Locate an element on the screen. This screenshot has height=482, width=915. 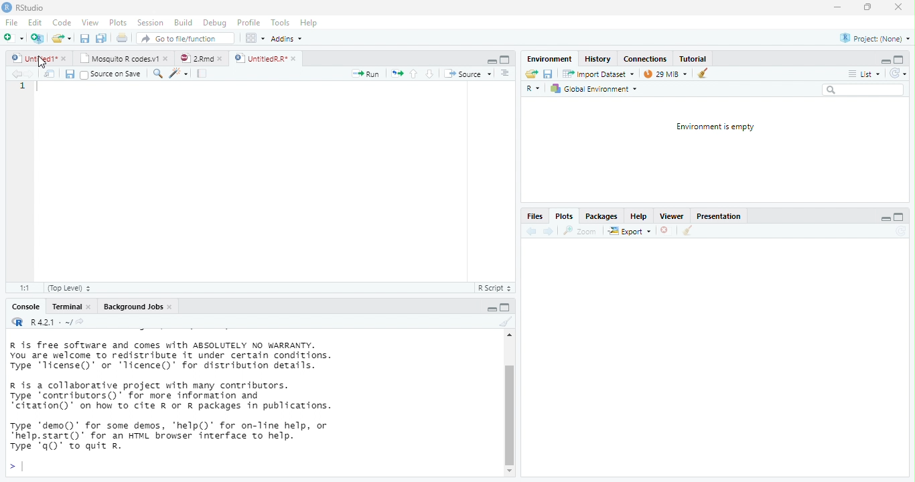
Edit is located at coordinates (35, 22).